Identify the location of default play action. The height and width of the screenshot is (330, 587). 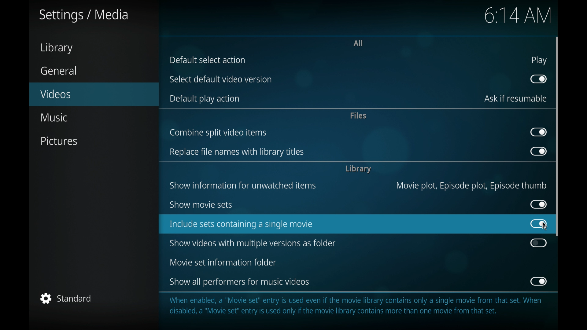
(205, 99).